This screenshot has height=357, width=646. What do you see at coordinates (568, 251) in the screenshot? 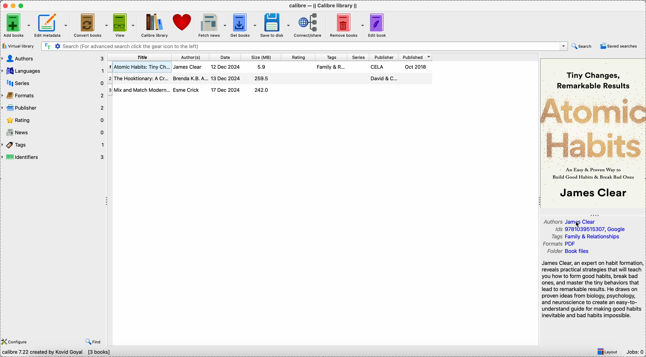
I see `Folder Book files` at bounding box center [568, 251].